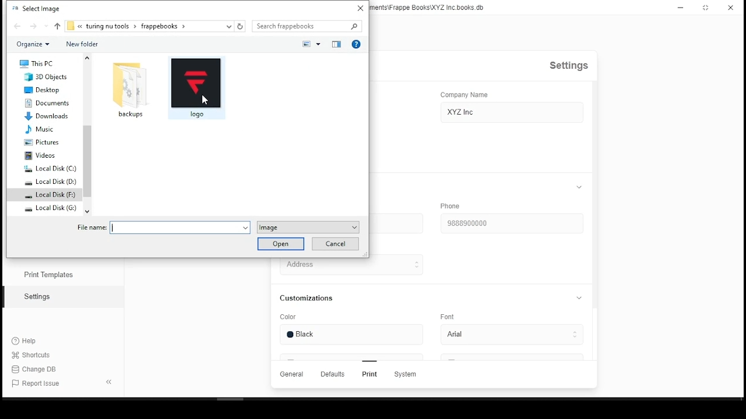  What do you see at coordinates (49, 208) in the screenshot?
I see `local disk (G:)` at bounding box center [49, 208].